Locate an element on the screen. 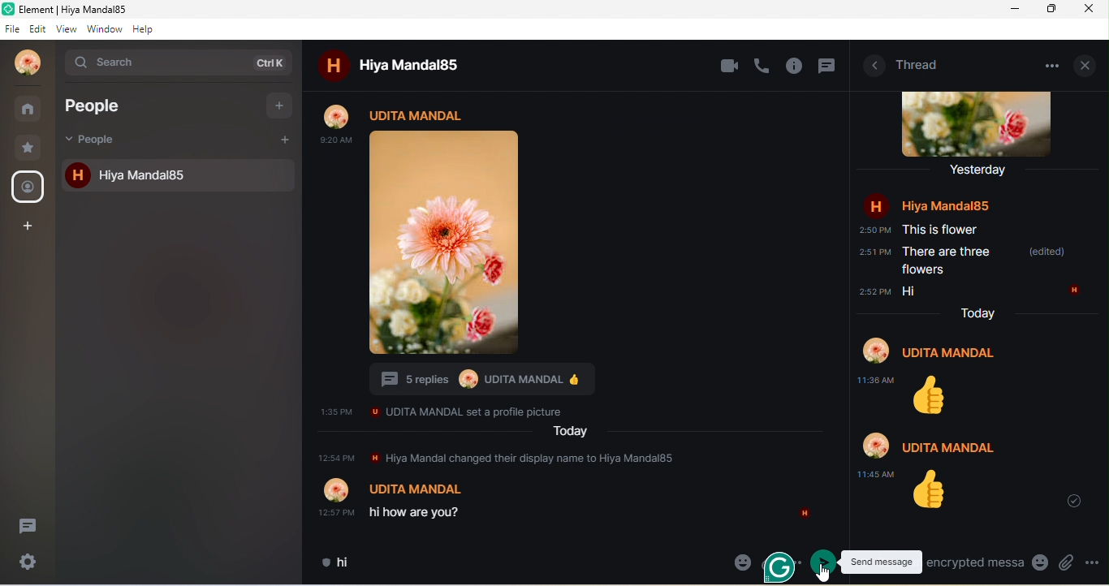  pin is located at coordinates (714, 117).